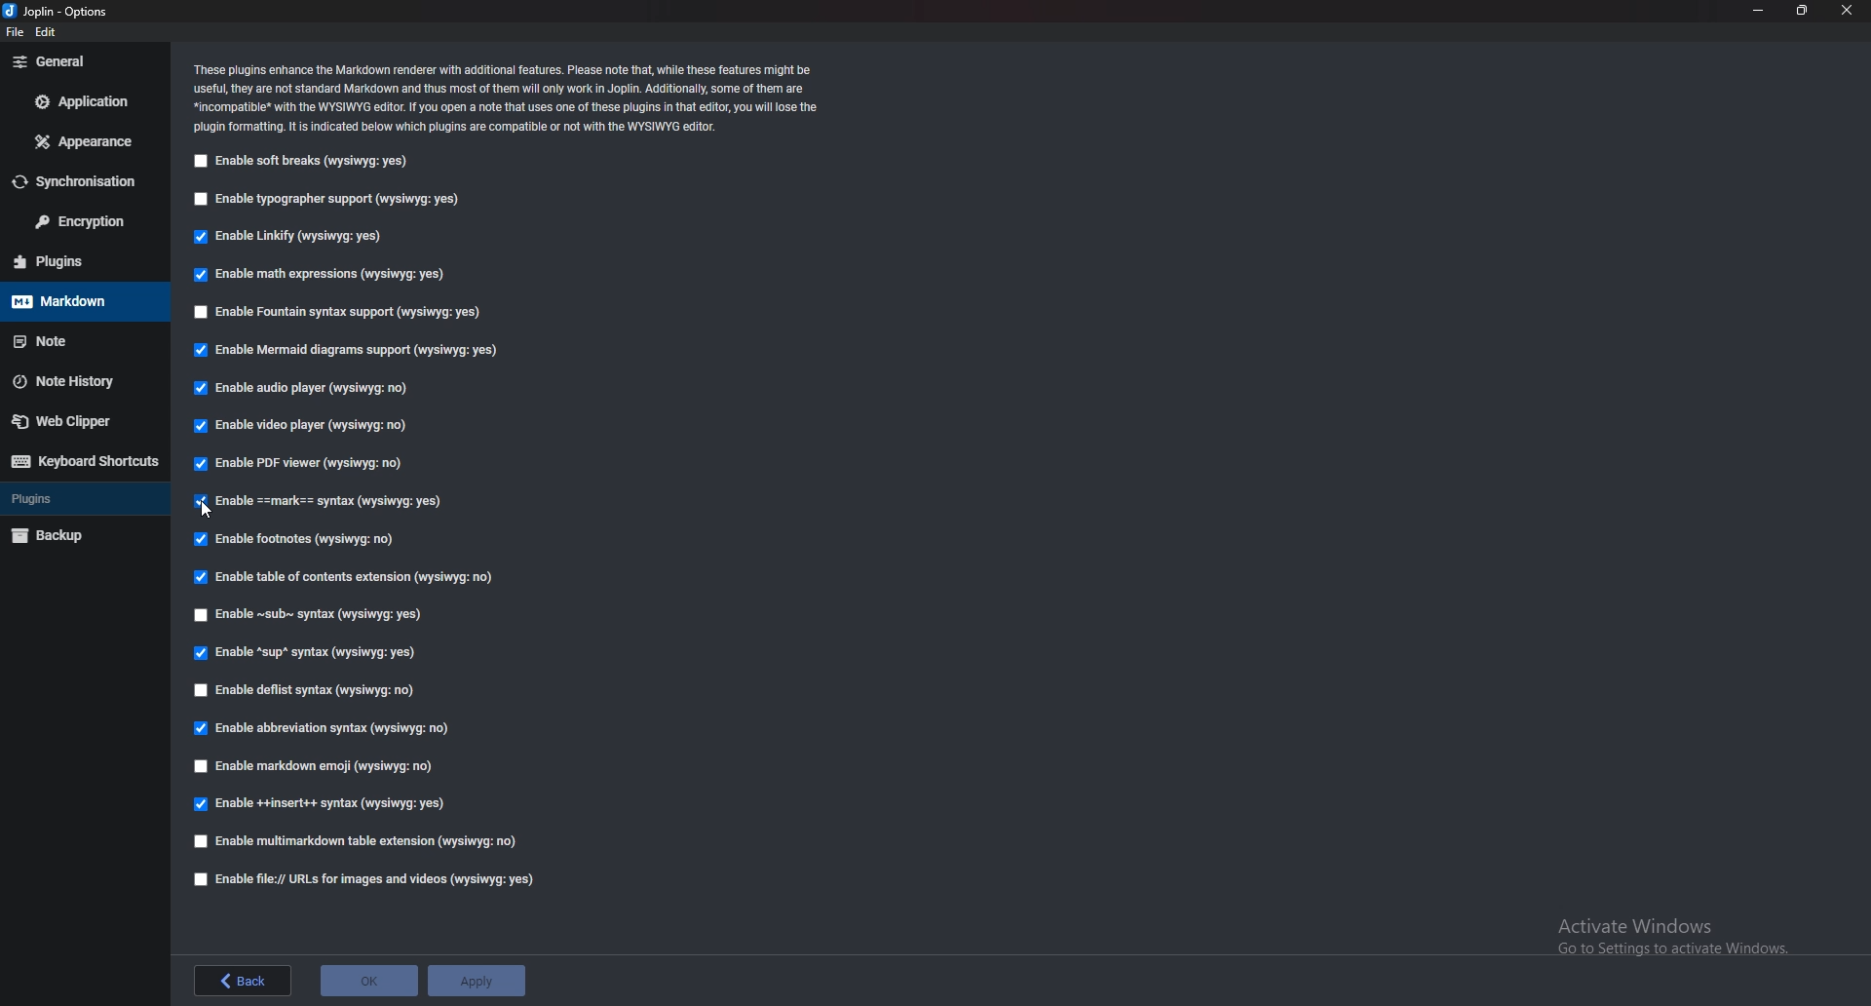 The image size is (1871, 1006). I want to click on Activate Windows
Go to Settings to activate Windows., so click(1663, 931).